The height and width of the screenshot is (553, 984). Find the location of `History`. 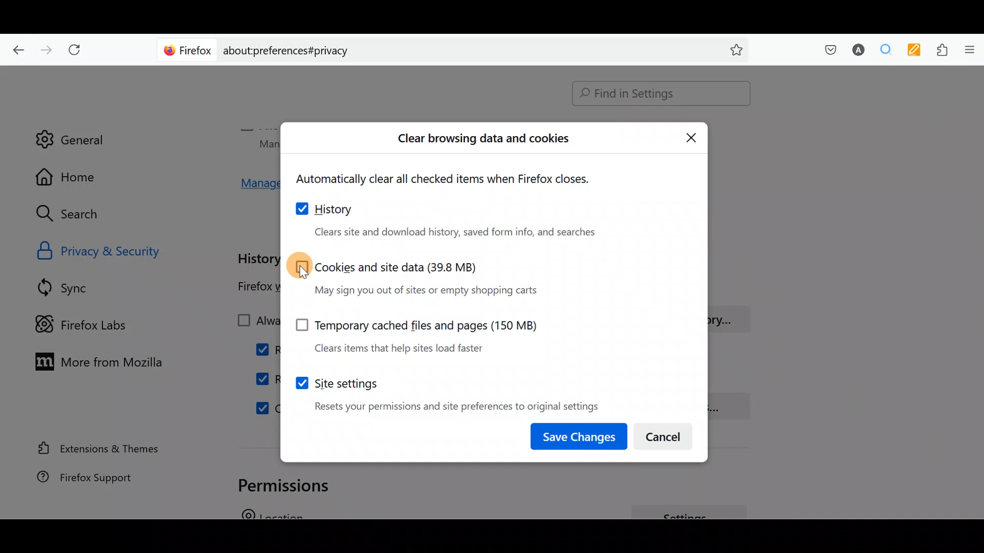

History is located at coordinates (455, 220).